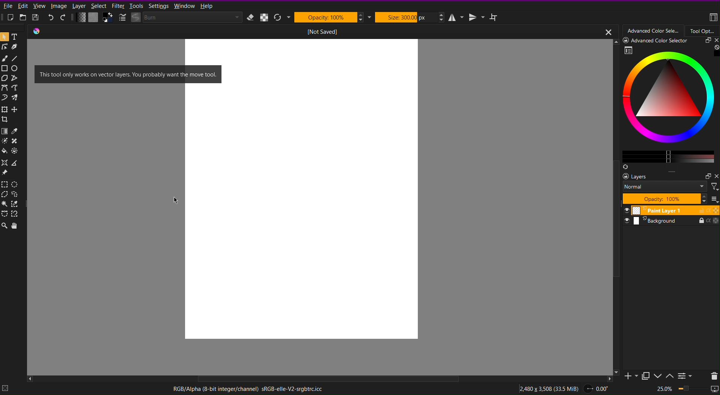 The height and width of the screenshot is (395, 720). I want to click on Selection Tools, so click(11, 199).